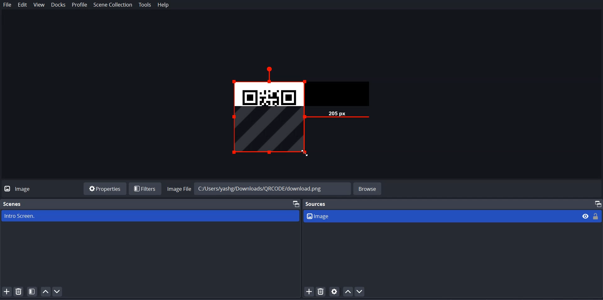 The height and width of the screenshot is (300, 603). Describe the element at coordinates (268, 189) in the screenshot. I see `C:/Users/yashg/Downloads/QRCODE/download.png` at that location.